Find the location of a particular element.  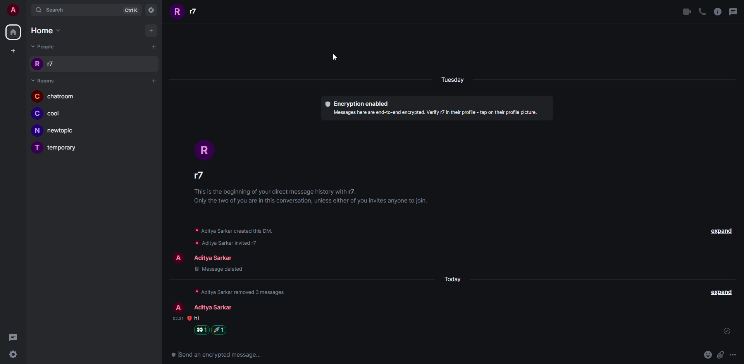

ctrlK is located at coordinates (133, 10).